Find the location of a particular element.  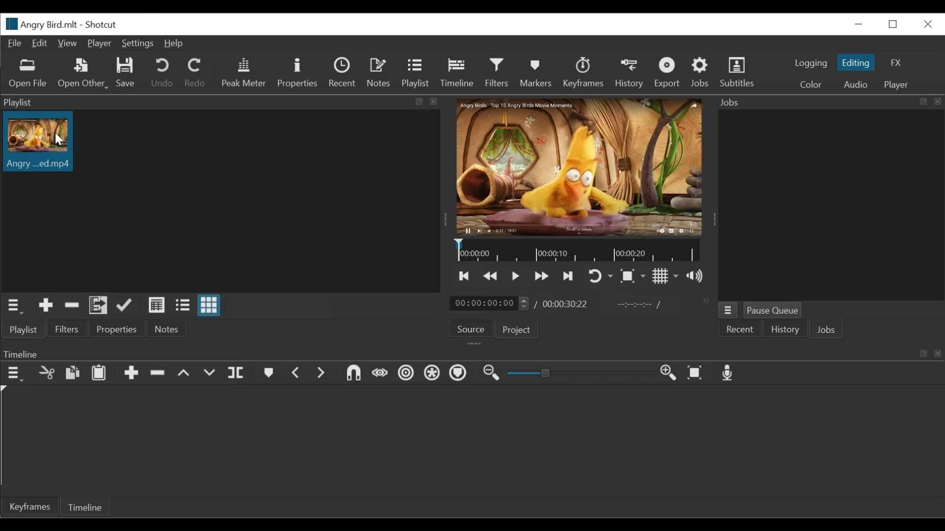

minimize is located at coordinates (858, 26).